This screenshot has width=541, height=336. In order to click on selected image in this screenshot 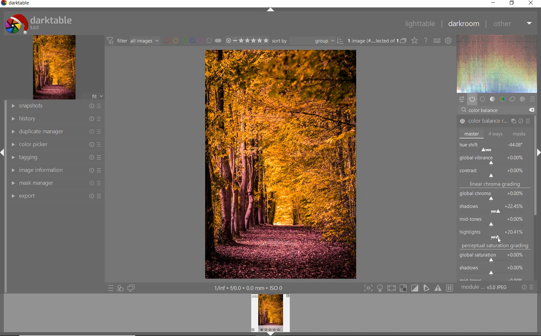, I will do `click(280, 164)`.